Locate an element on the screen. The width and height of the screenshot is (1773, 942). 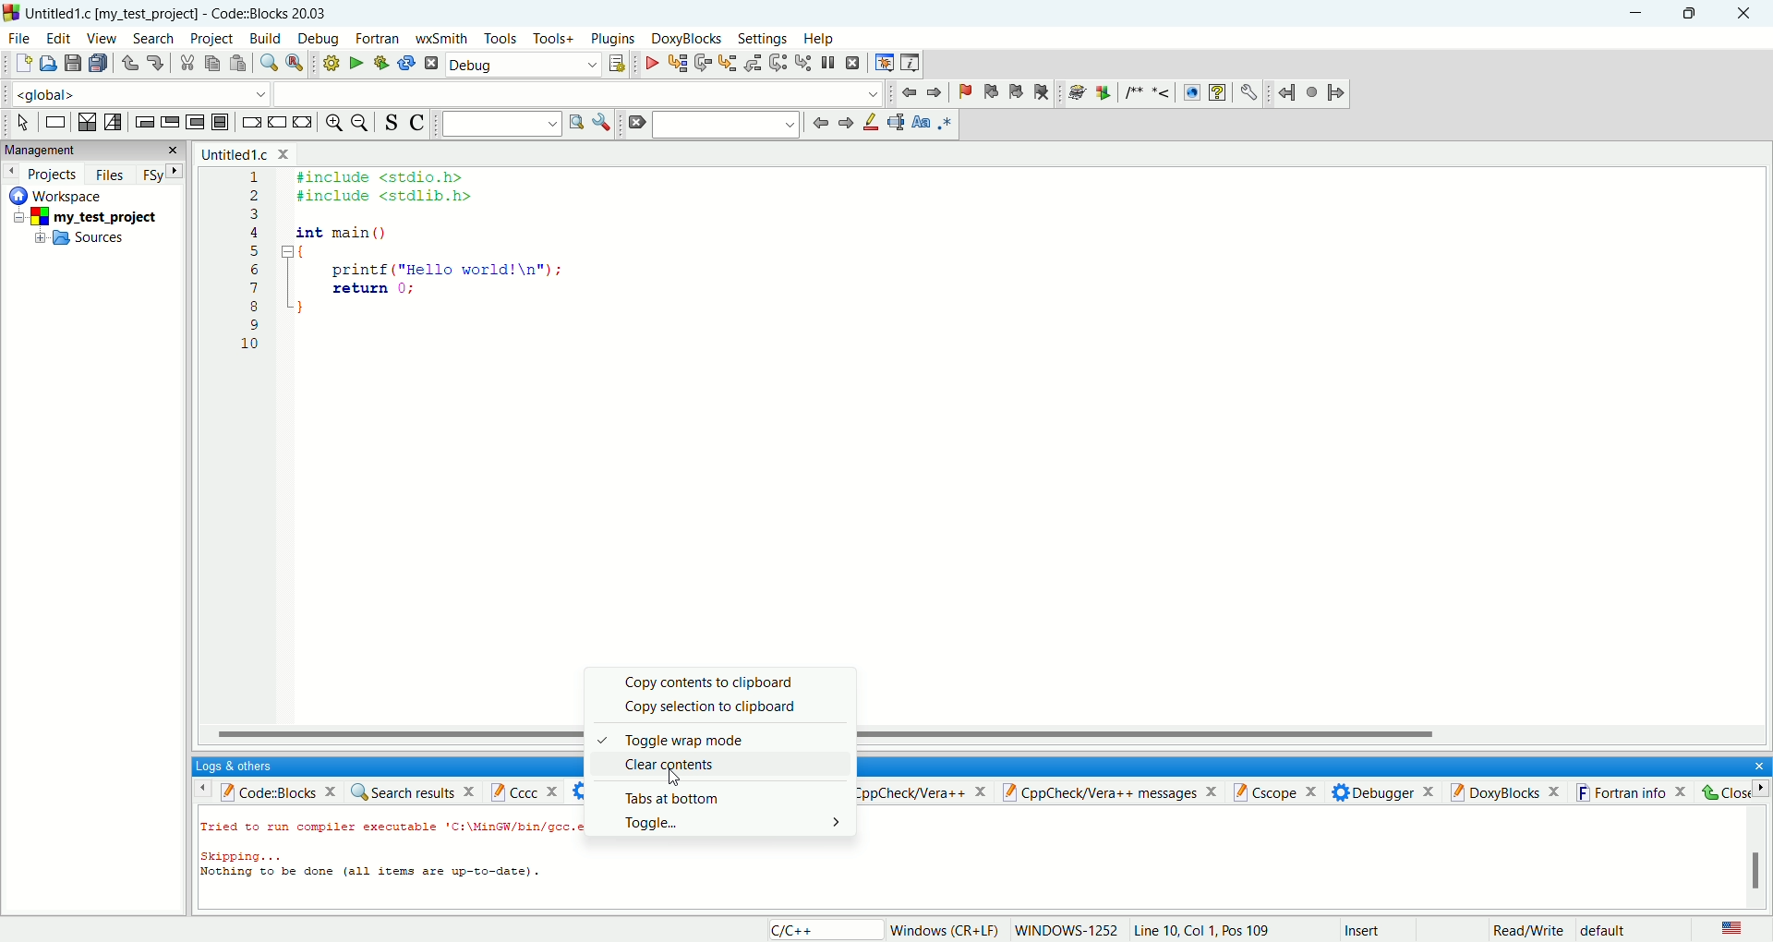
run search is located at coordinates (575, 123).